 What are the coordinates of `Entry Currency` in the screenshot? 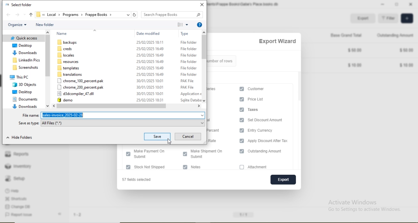 It's located at (265, 131).